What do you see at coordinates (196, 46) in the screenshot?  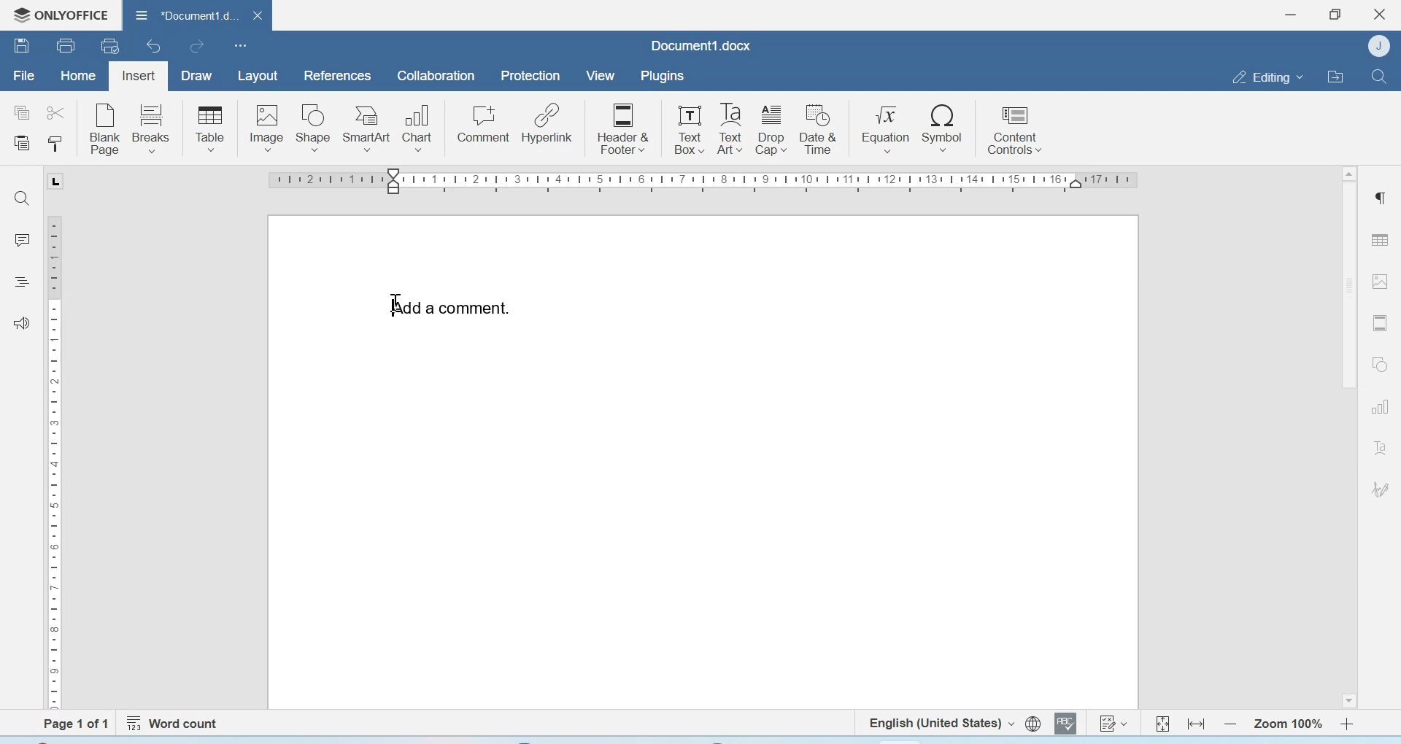 I see `Redo` at bounding box center [196, 46].